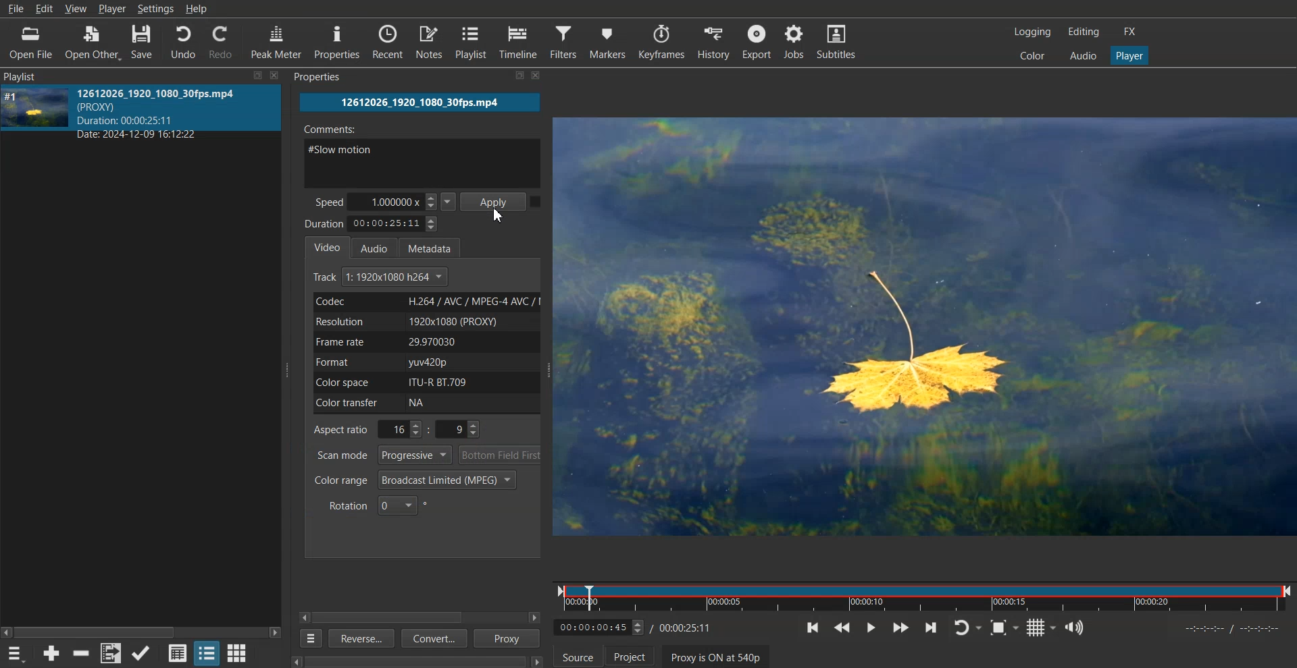 This screenshot has height=668, width=1297. Describe the element at coordinates (328, 246) in the screenshot. I see `Video` at that location.